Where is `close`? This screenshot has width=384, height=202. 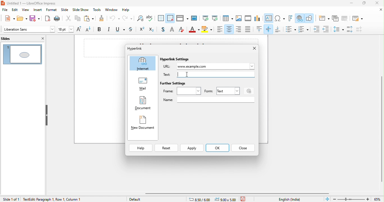 close is located at coordinates (252, 49).